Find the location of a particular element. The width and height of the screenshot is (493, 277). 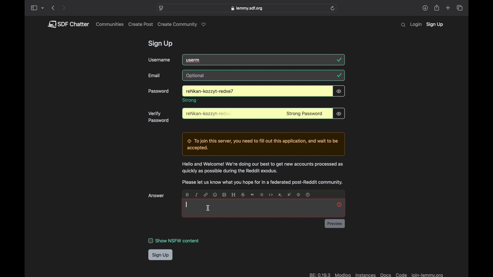

communities is located at coordinates (110, 24).